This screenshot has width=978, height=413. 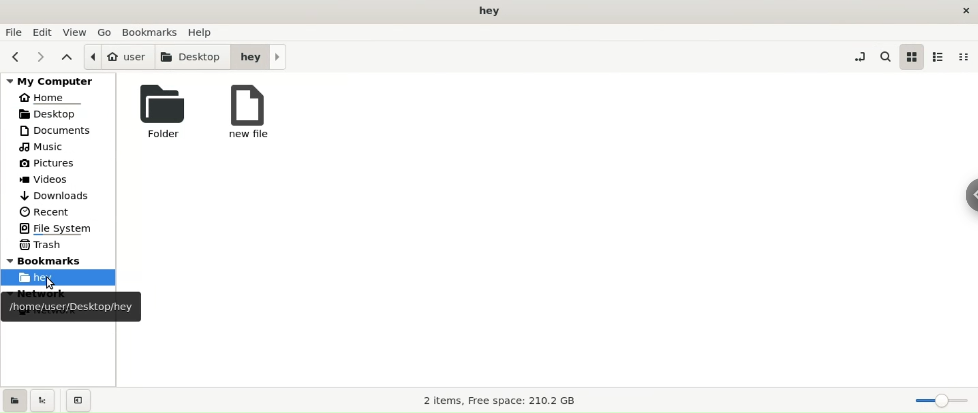 I want to click on hey, so click(x=491, y=11).